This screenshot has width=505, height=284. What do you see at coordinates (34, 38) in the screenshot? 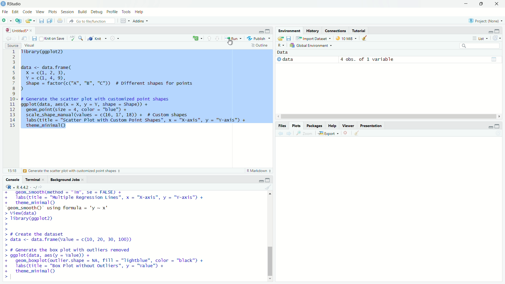
I see `Save current document` at bounding box center [34, 38].